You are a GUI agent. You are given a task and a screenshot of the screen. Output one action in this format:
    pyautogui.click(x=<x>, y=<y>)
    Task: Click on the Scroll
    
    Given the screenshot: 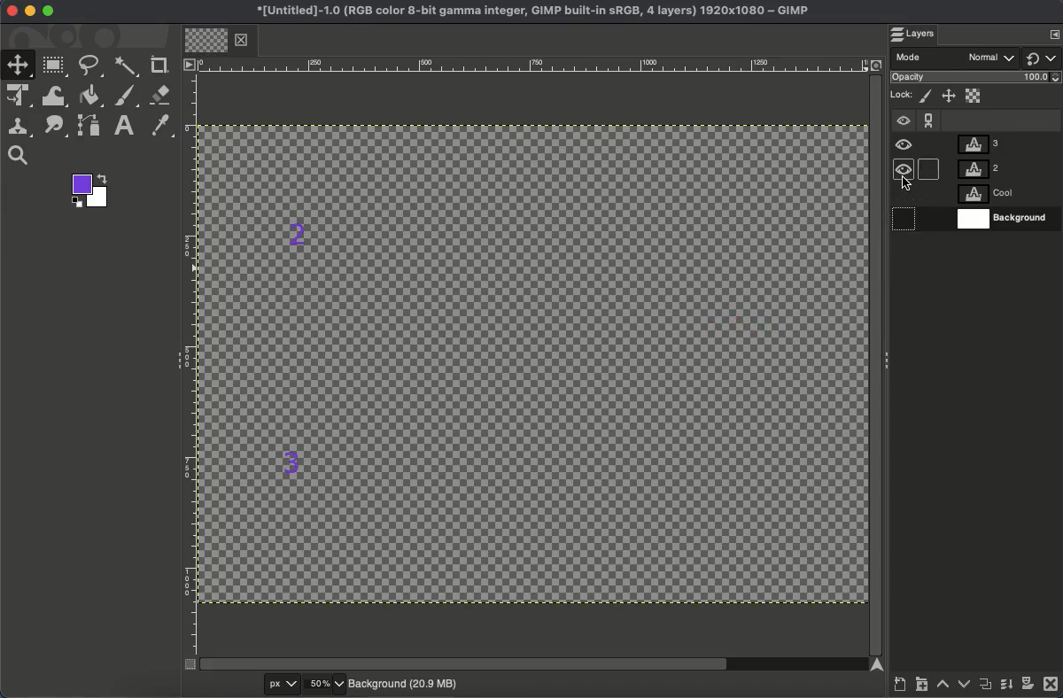 What is the action you would take?
    pyautogui.click(x=875, y=362)
    